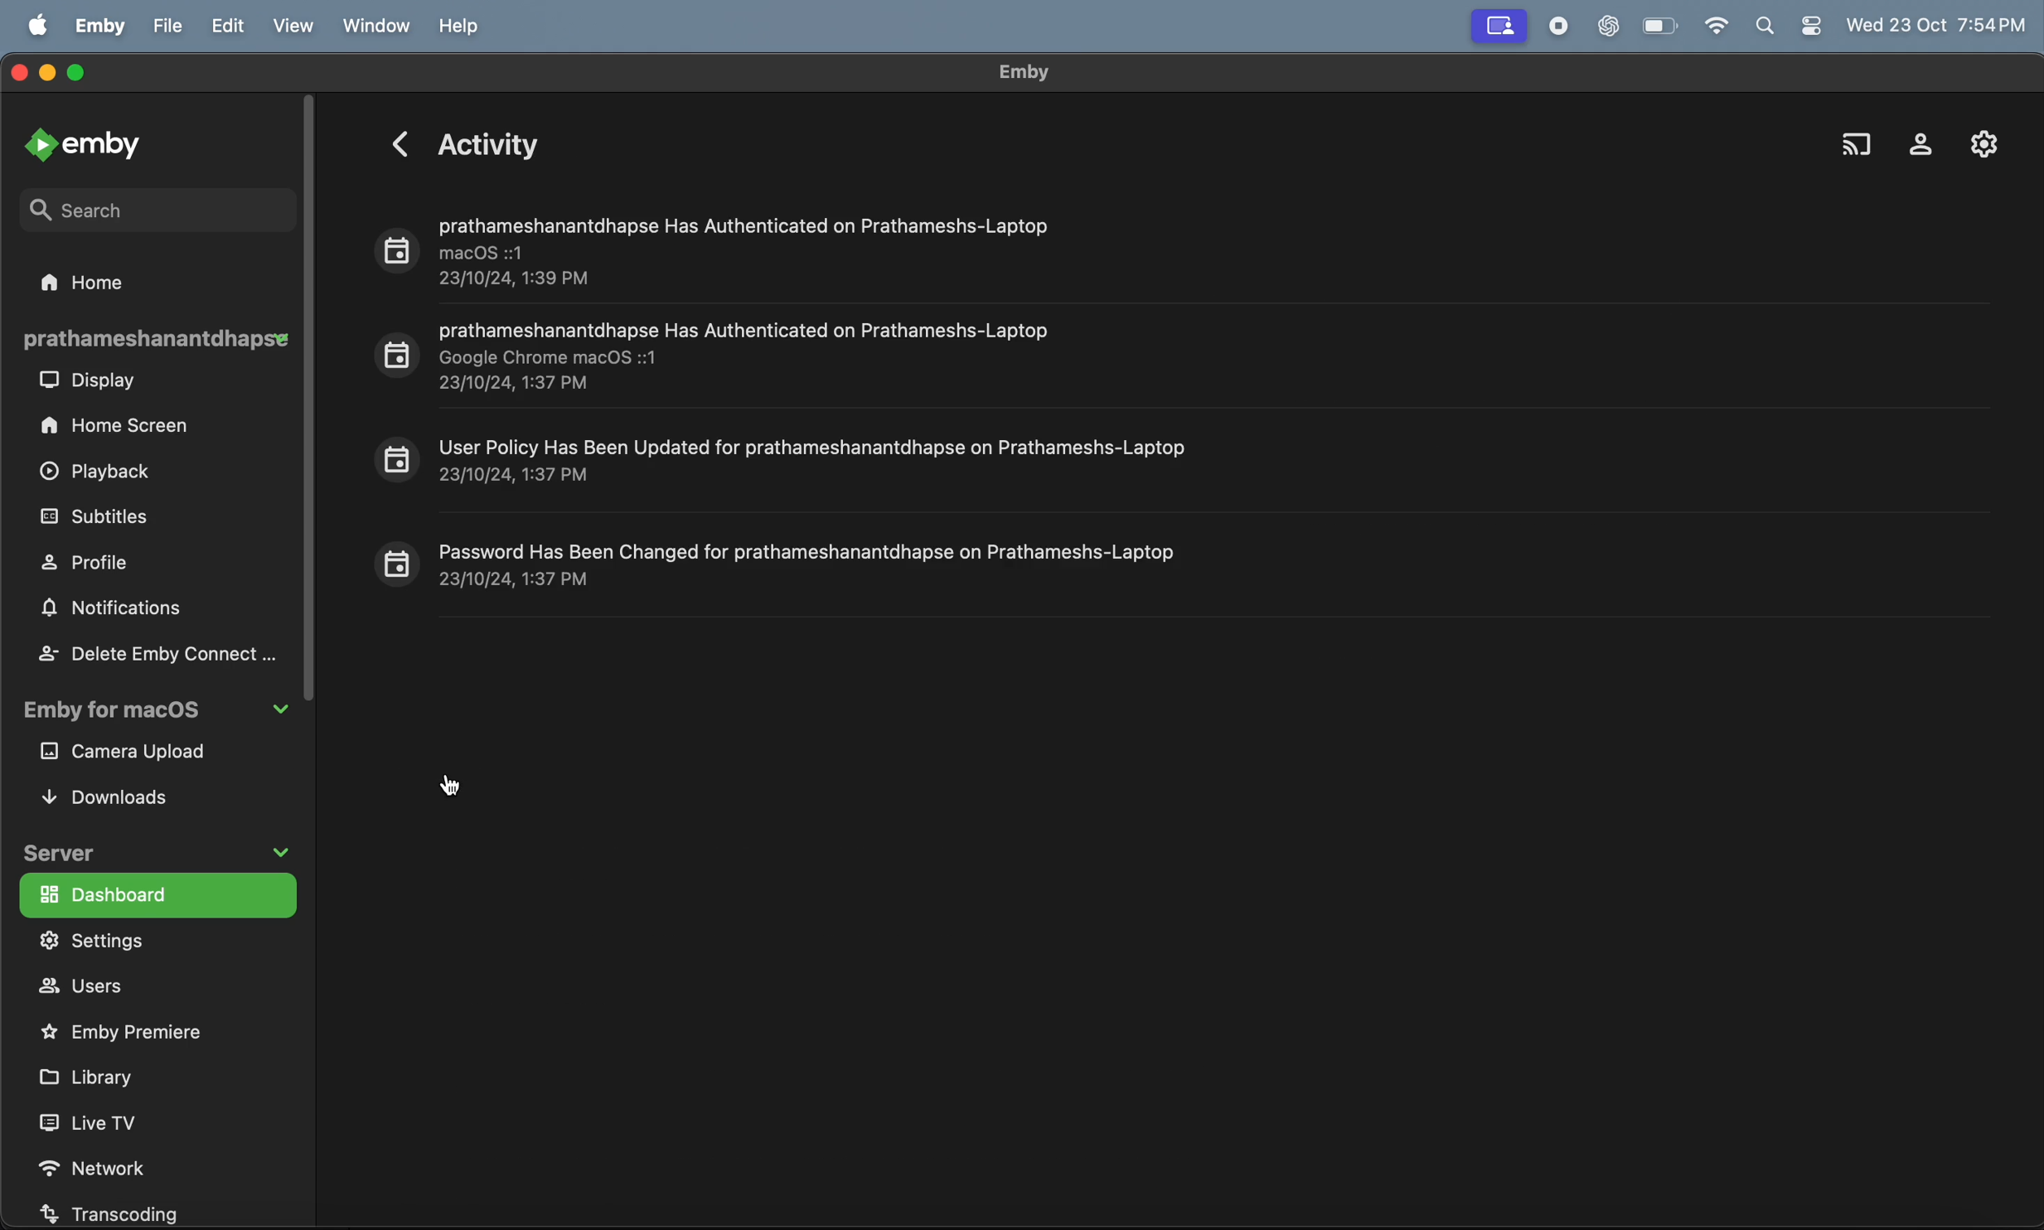  What do you see at coordinates (162, 848) in the screenshot?
I see `server` at bounding box center [162, 848].